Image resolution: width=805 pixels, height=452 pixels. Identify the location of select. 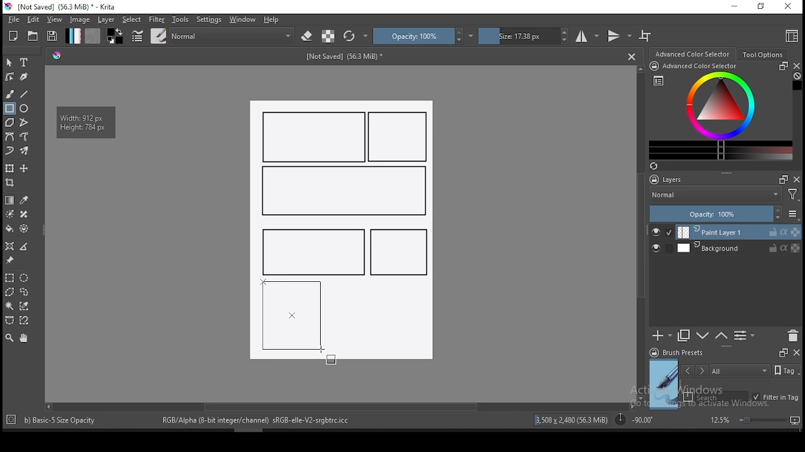
(132, 19).